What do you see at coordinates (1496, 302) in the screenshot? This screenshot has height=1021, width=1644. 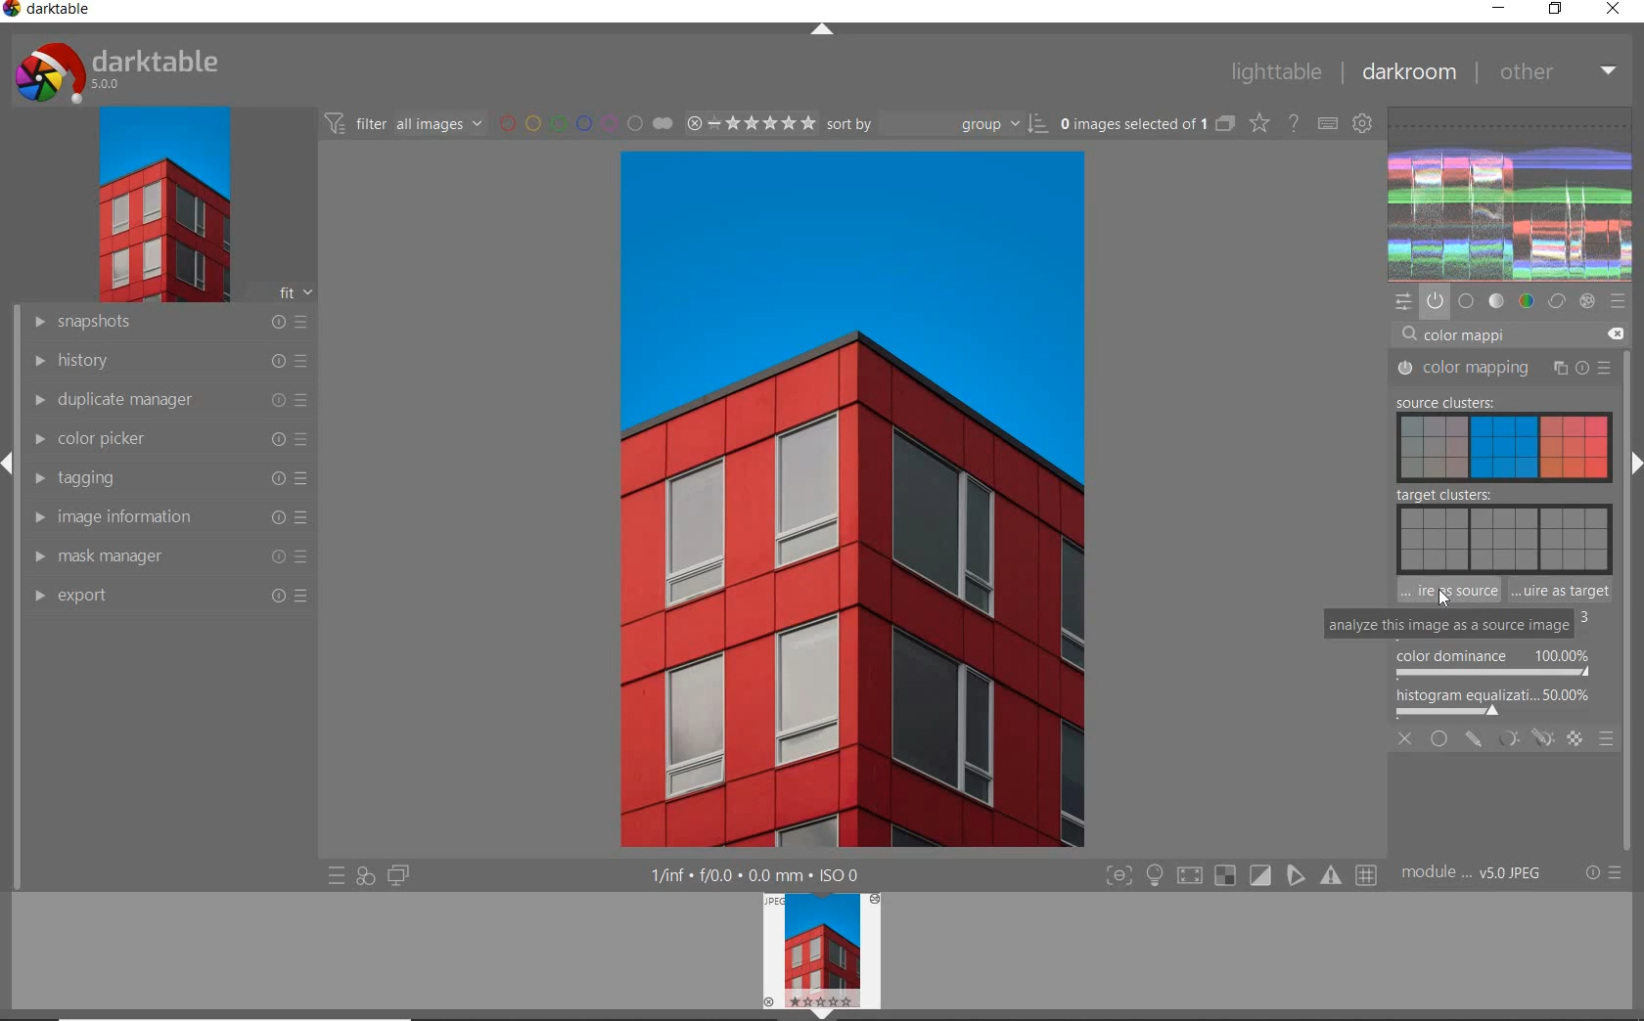 I see `tone` at bounding box center [1496, 302].